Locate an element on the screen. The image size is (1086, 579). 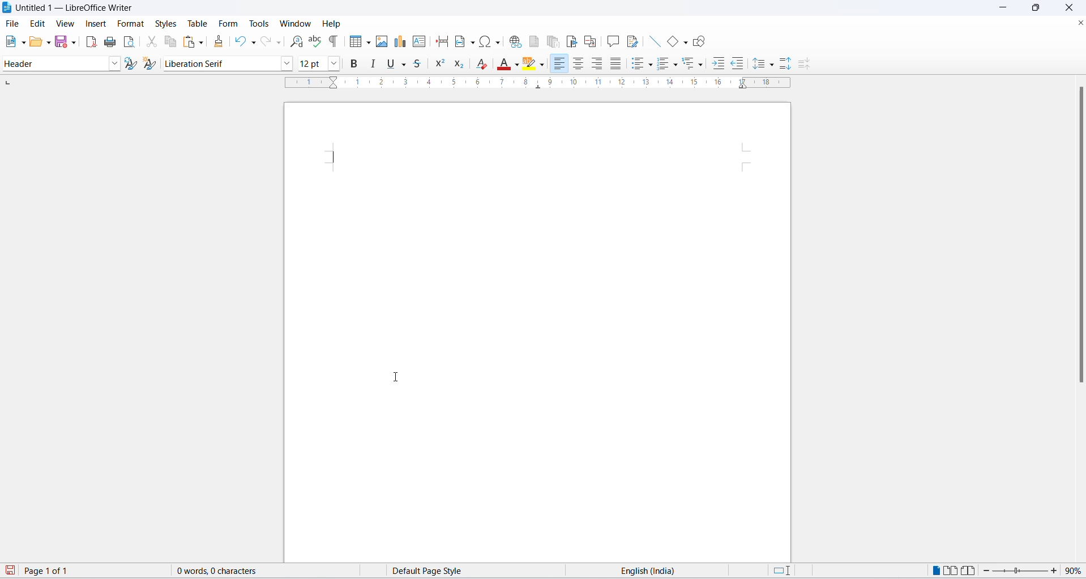
insert hyperlink is located at coordinates (514, 42).